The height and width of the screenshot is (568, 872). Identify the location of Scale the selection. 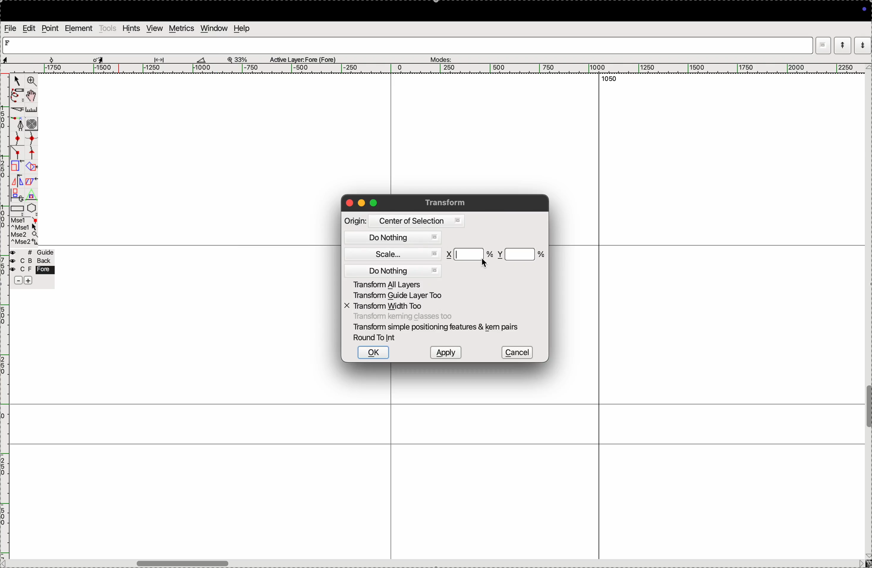
(17, 168).